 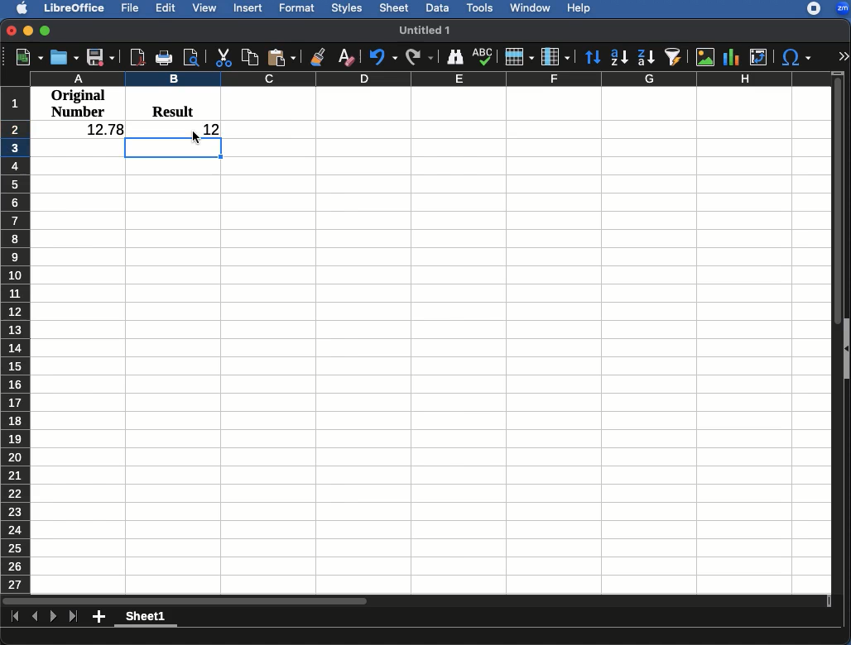 What do you see at coordinates (591, 58) in the screenshot?
I see `Sort` at bounding box center [591, 58].